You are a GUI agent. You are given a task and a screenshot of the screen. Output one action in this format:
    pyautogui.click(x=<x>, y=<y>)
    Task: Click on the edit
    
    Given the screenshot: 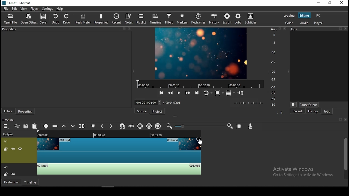 What is the action you would take?
    pyautogui.click(x=15, y=9)
    